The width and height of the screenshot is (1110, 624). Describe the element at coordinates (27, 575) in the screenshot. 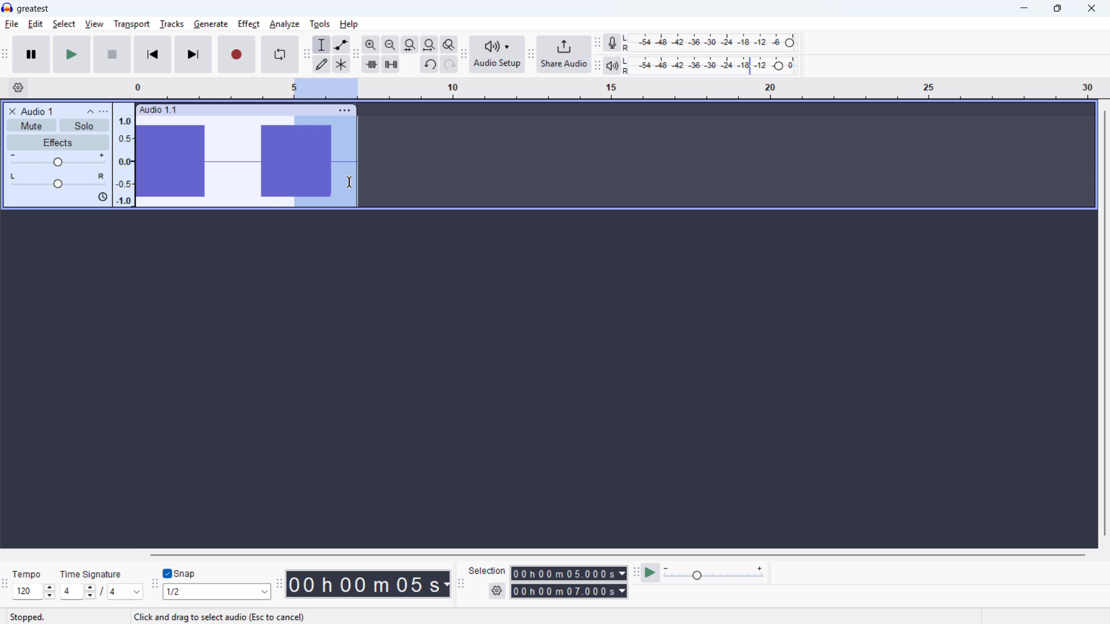

I see `` at that location.